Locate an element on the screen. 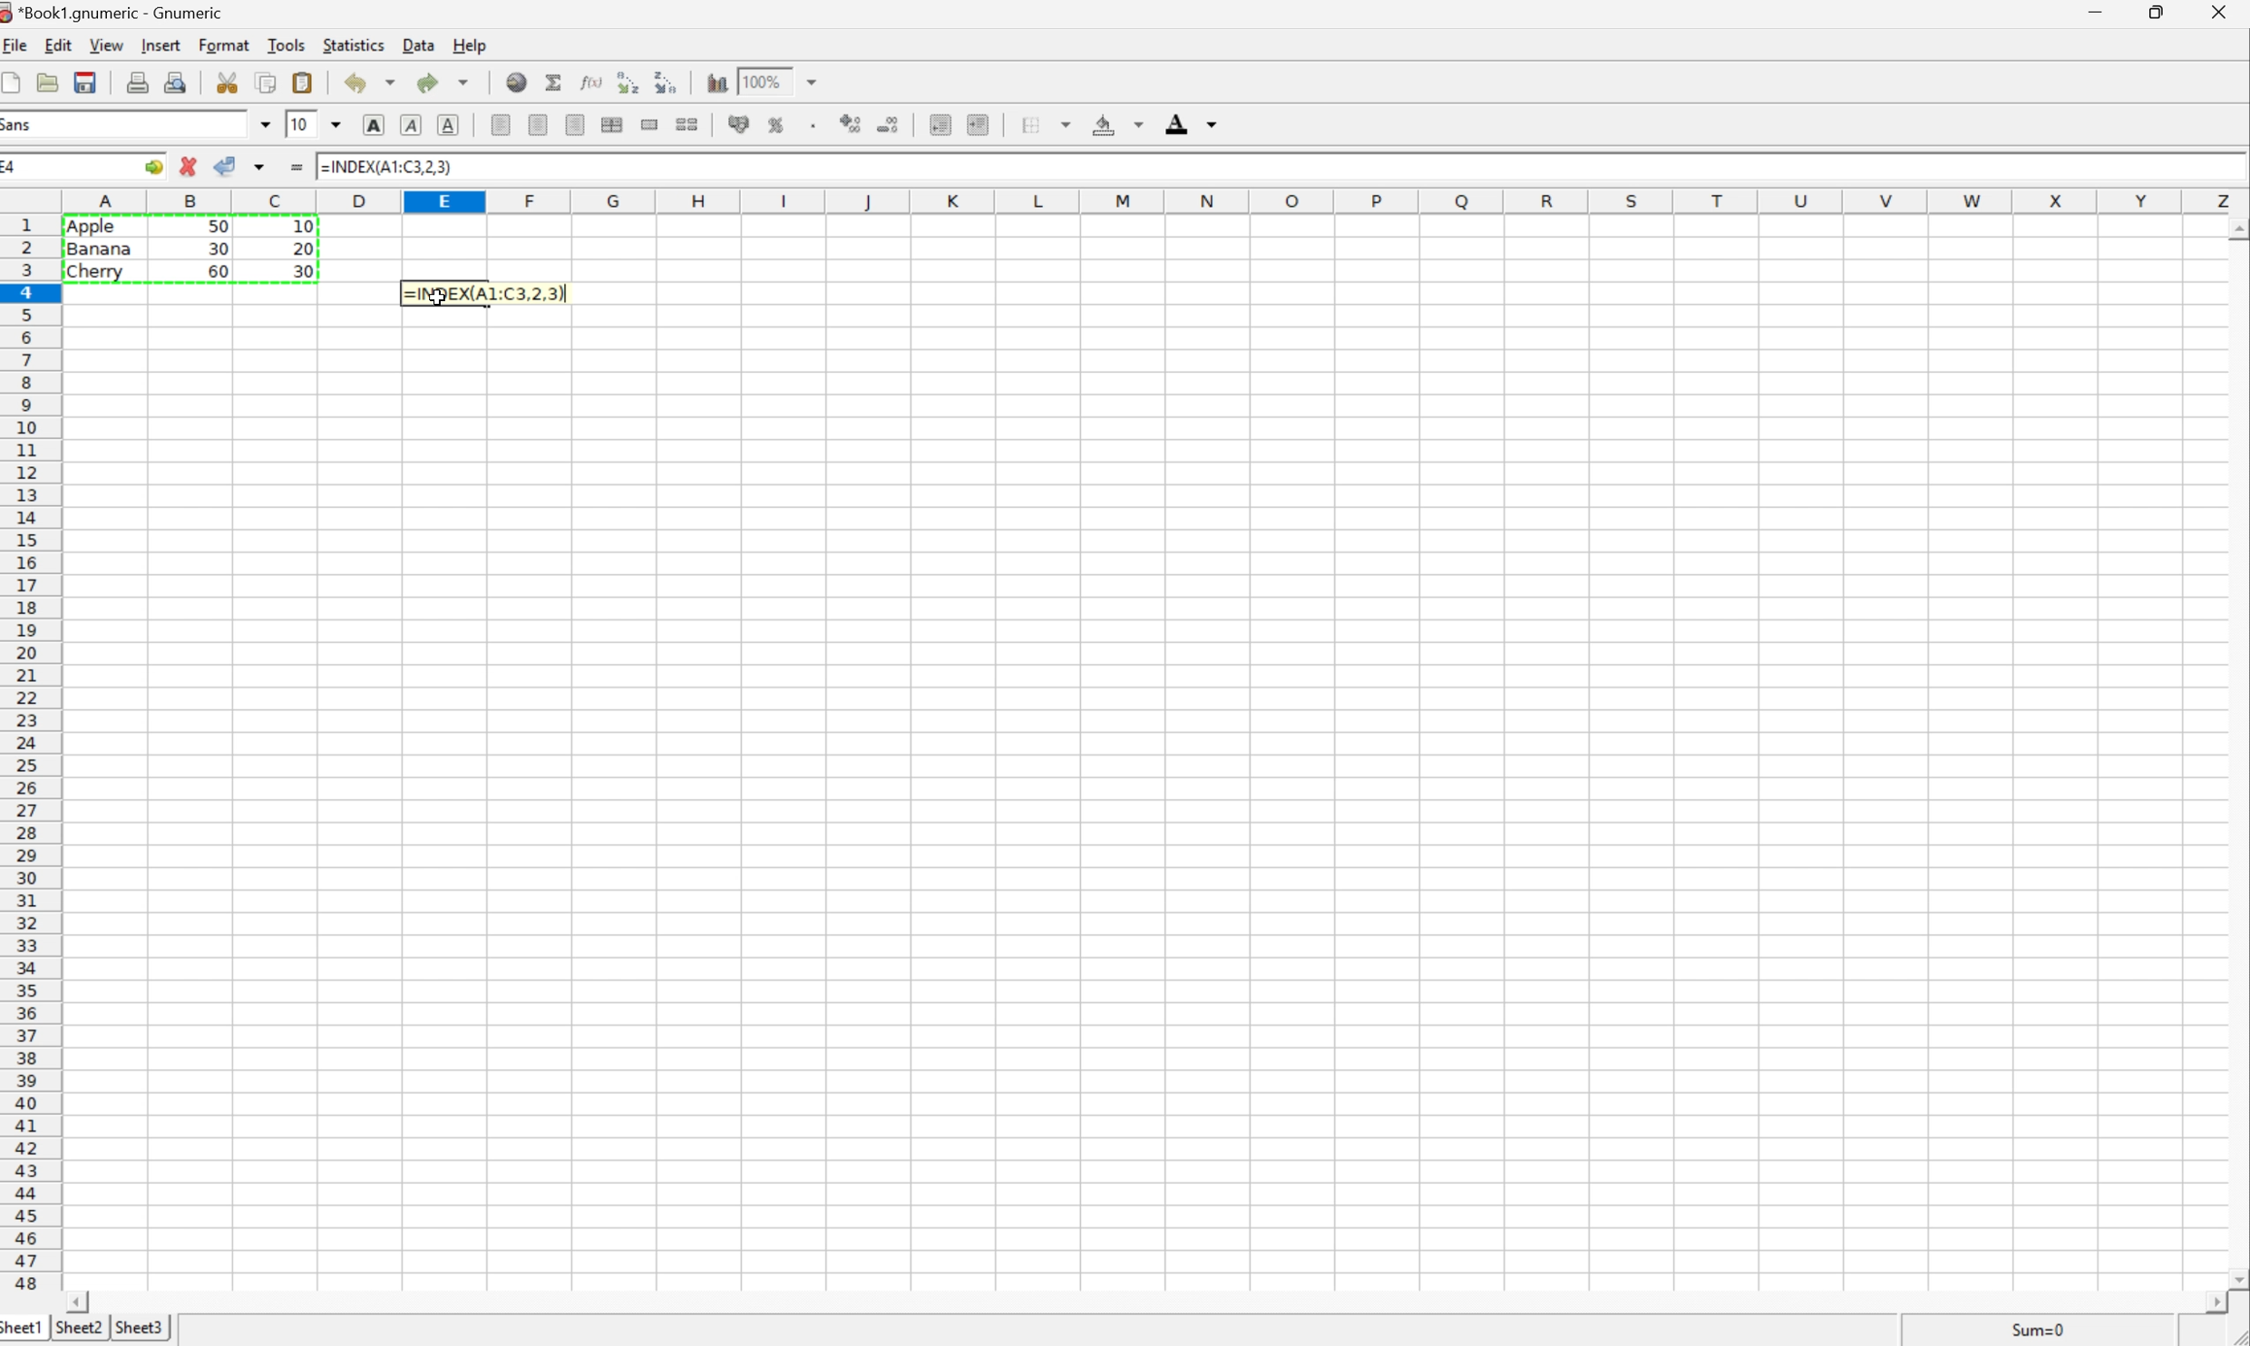 Image resolution: width=2250 pixels, height=1346 pixels. center horizontally is located at coordinates (539, 124).